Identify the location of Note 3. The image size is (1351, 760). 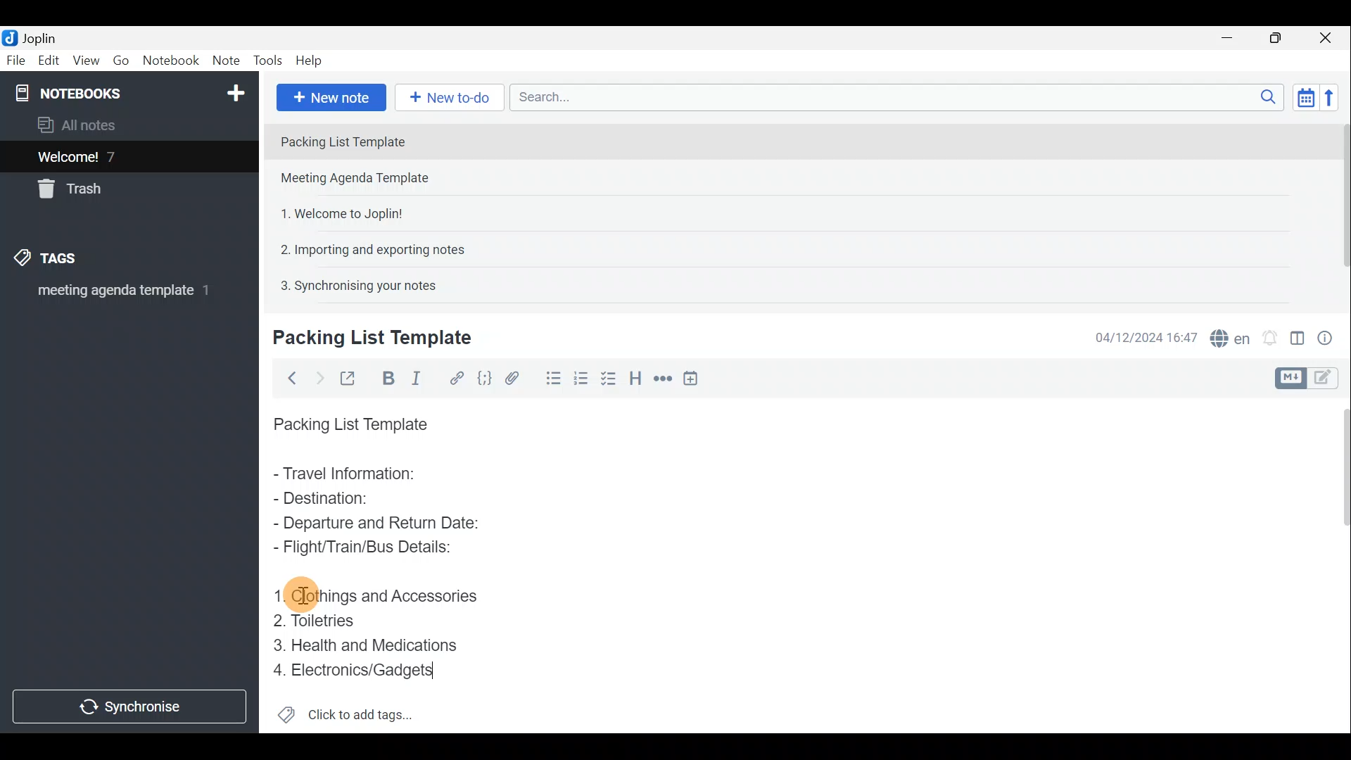
(336, 212).